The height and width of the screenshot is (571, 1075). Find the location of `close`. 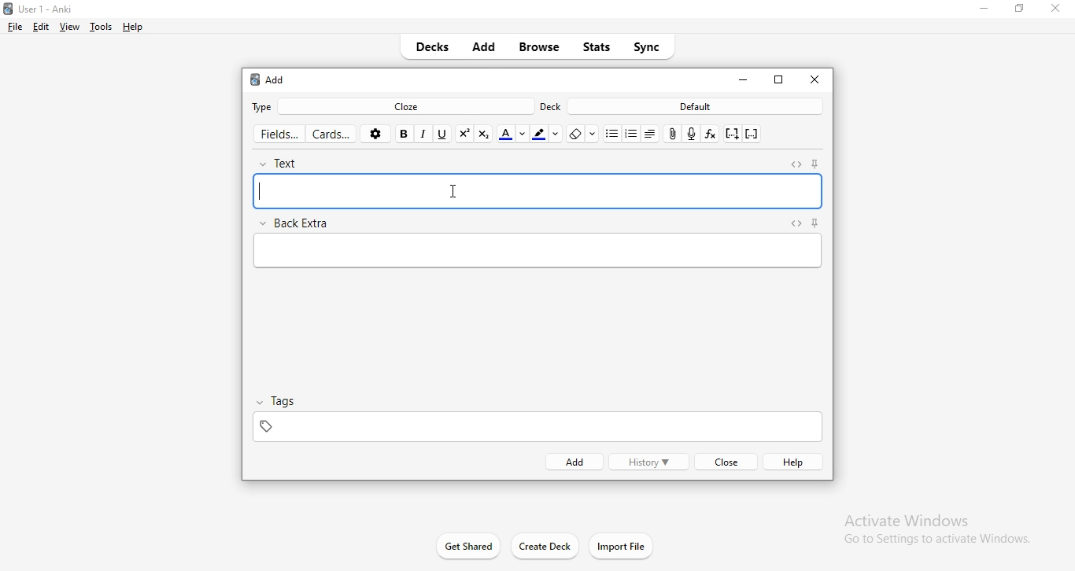

close is located at coordinates (814, 79).